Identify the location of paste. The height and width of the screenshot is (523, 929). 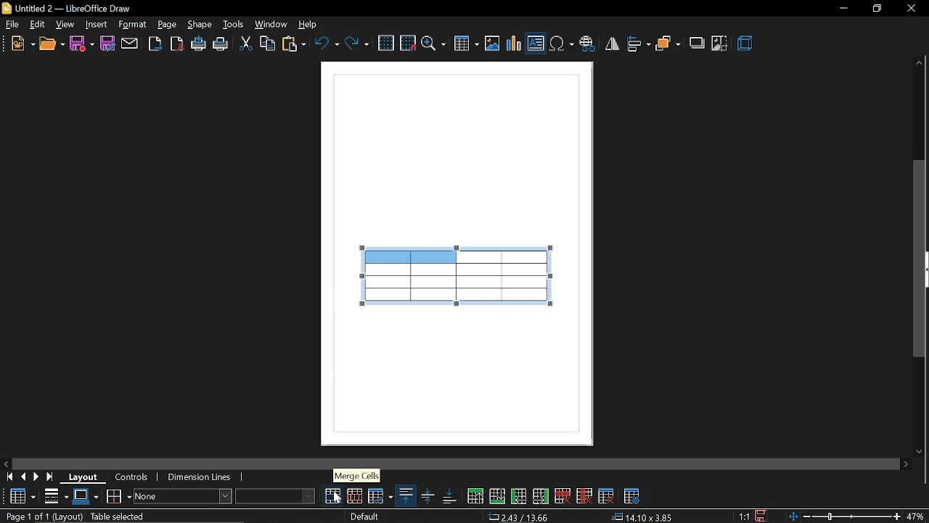
(295, 44).